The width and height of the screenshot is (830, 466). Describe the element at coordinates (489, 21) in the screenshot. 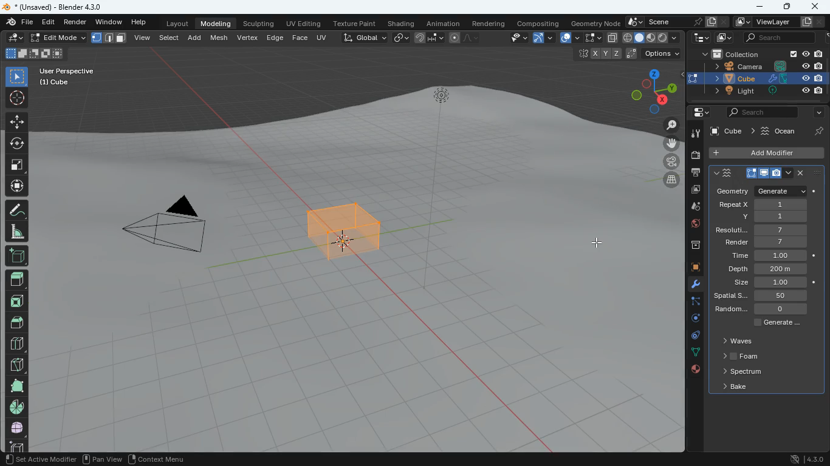

I see `rendering` at that location.